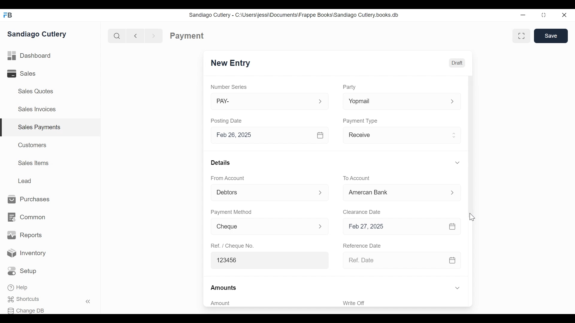 The height and width of the screenshot is (323, 575). I want to click on Sandiago Cutlery, so click(38, 34).